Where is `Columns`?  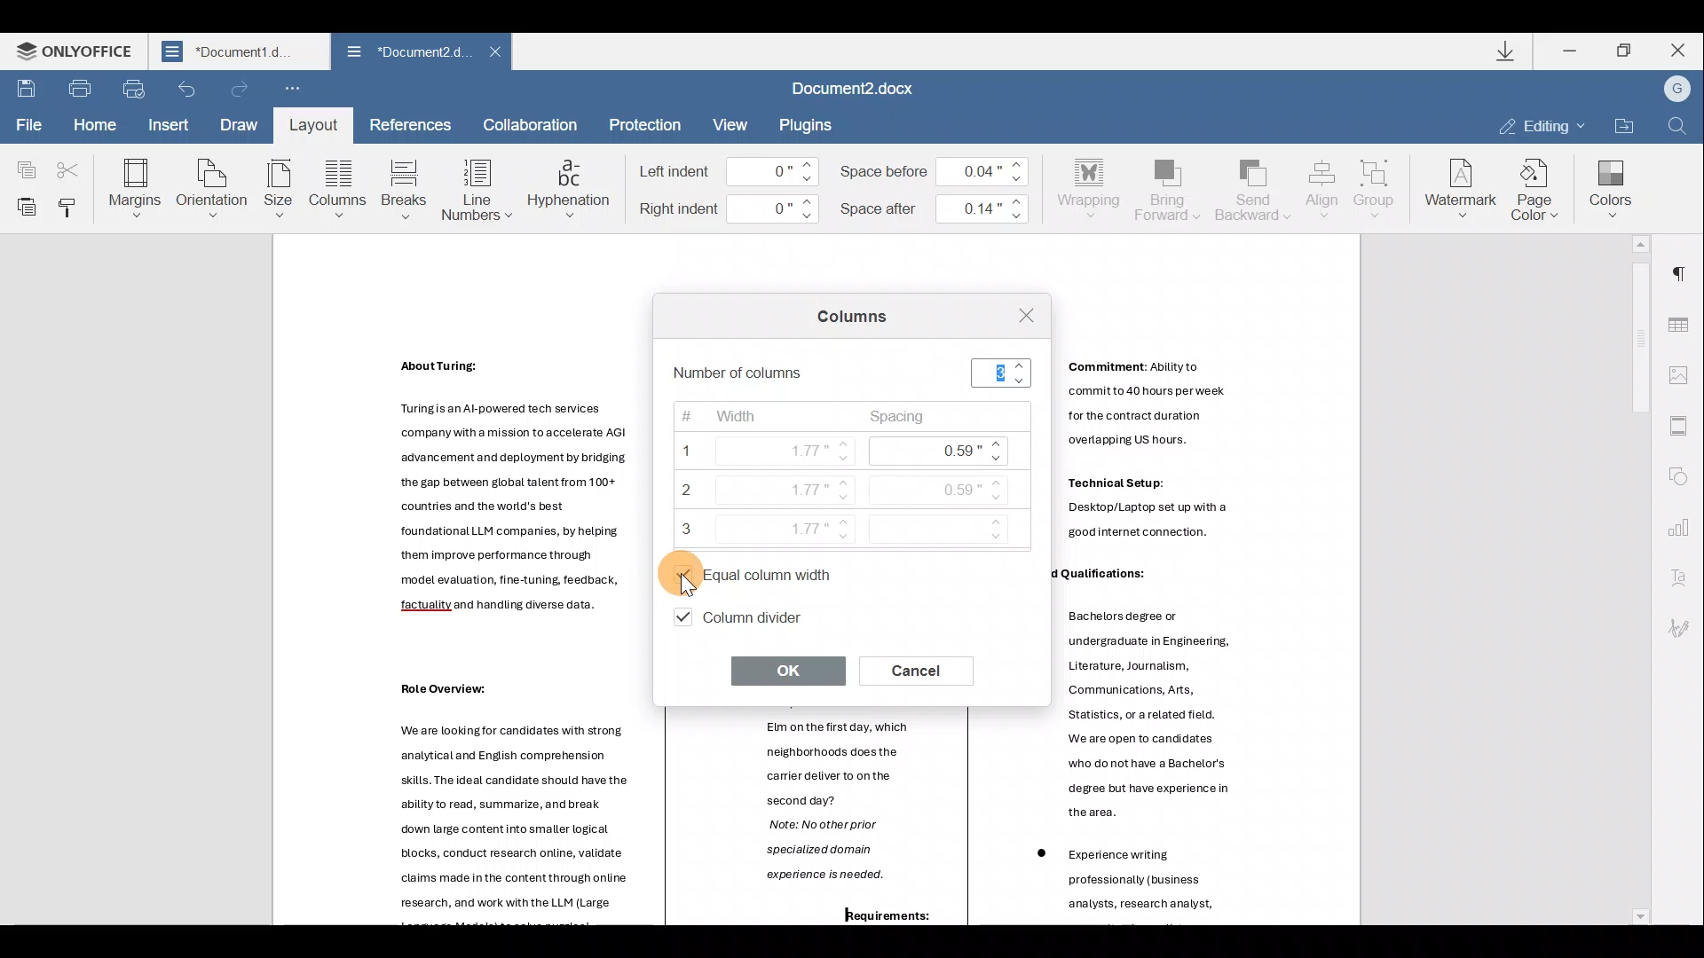 Columns is located at coordinates (846, 320).